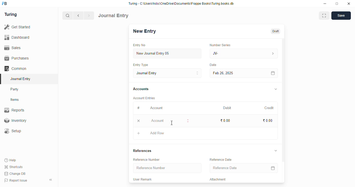 The width and height of the screenshot is (355, 187). Describe the element at coordinates (142, 179) in the screenshot. I see `user remark` at that location.